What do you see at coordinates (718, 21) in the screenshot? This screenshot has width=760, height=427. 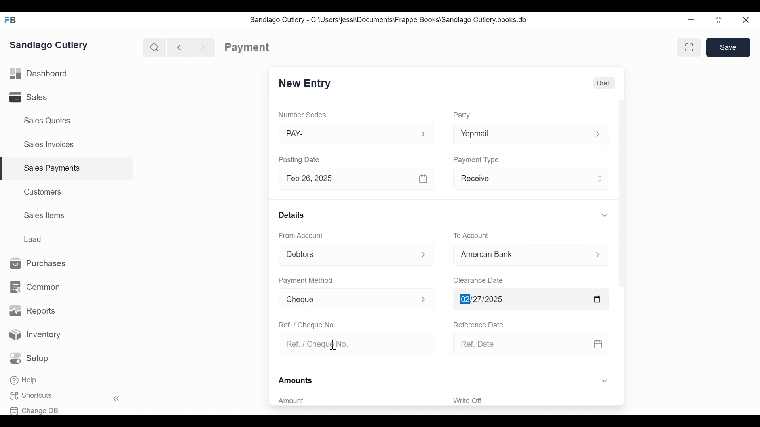 I see `Restore` at bounding box center [718, 21].